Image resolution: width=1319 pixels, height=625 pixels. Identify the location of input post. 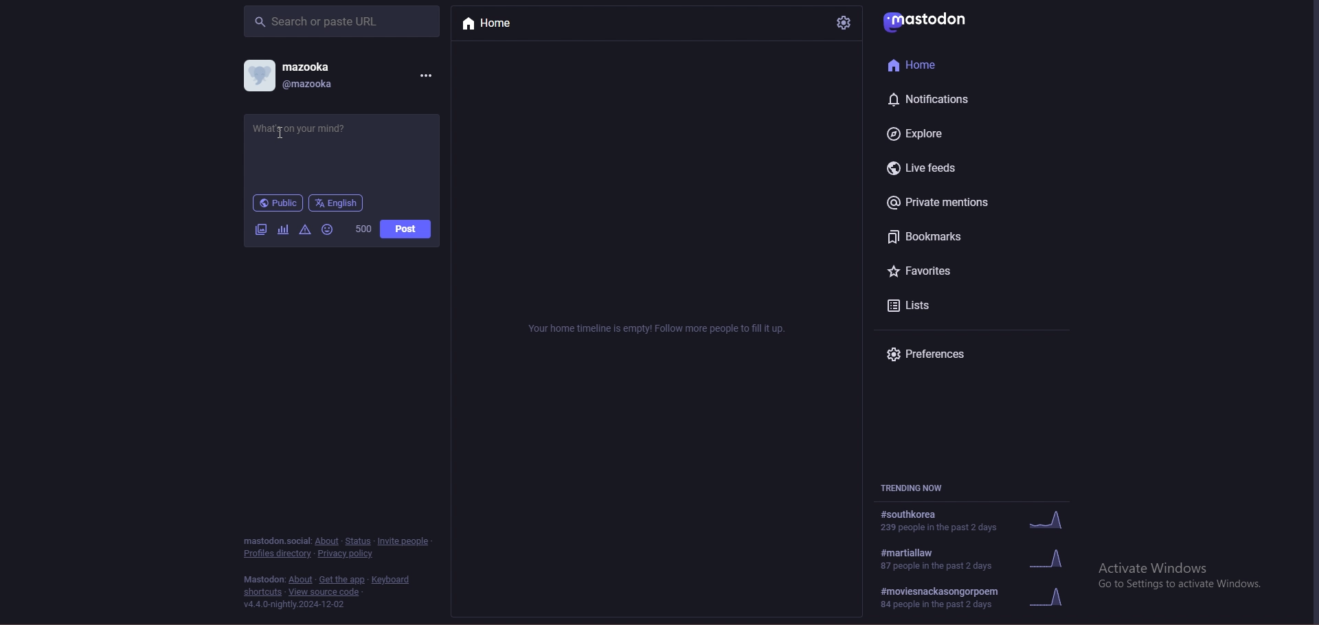
(319, 128).